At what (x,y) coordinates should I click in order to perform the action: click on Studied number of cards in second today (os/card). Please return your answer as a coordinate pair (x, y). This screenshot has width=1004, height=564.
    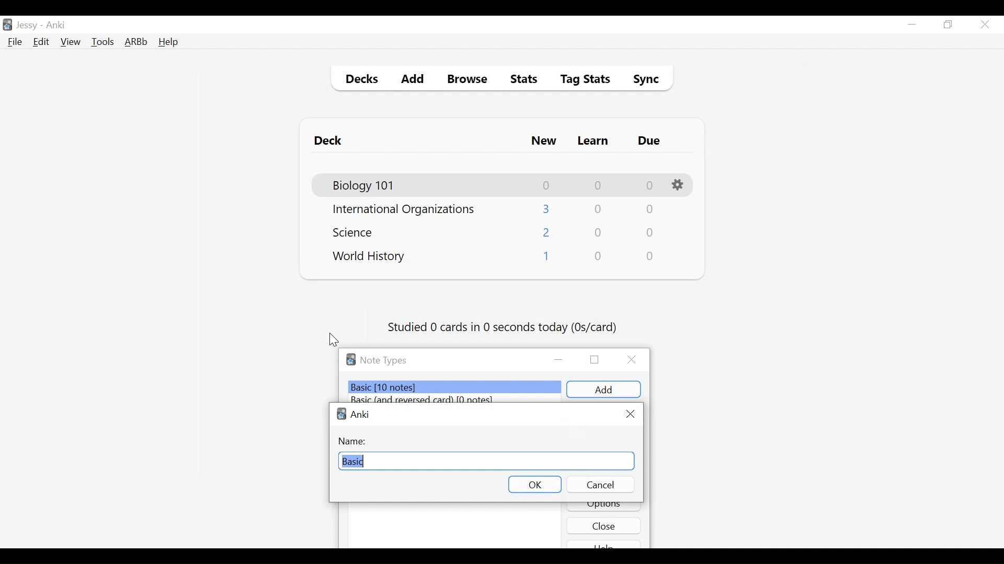
    Looking at the image, I should click on (504, 328).